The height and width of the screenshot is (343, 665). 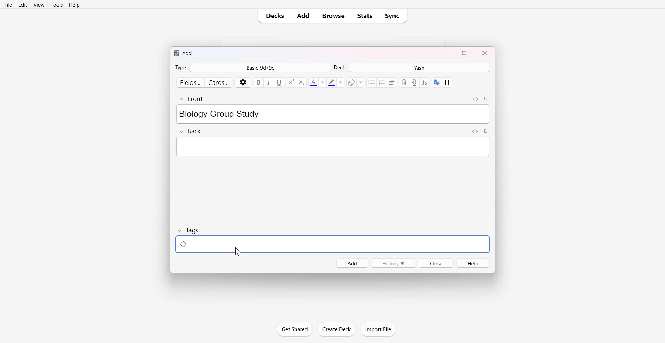 What do you see at coordinates (252, 67) in the screenshot?
I see `Type Basic-9d79c` at bounding box center [252, 67].